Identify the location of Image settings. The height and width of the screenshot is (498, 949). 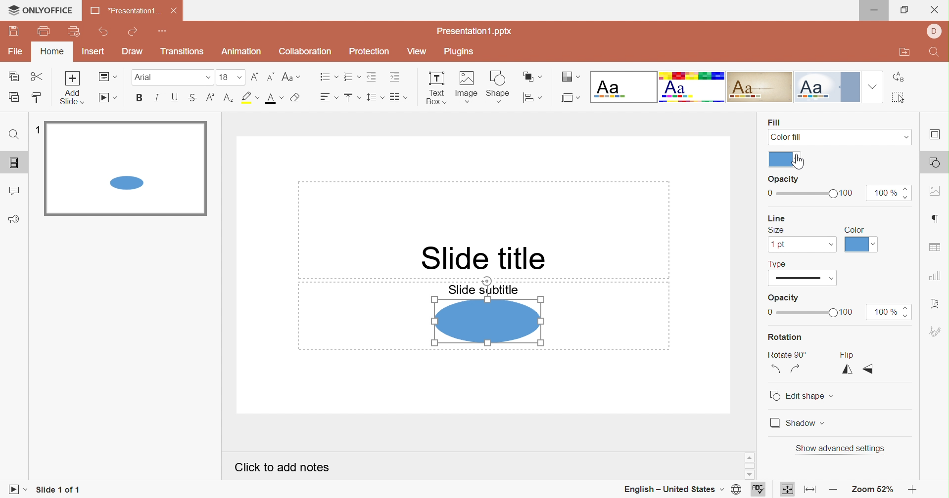
(937, 191).